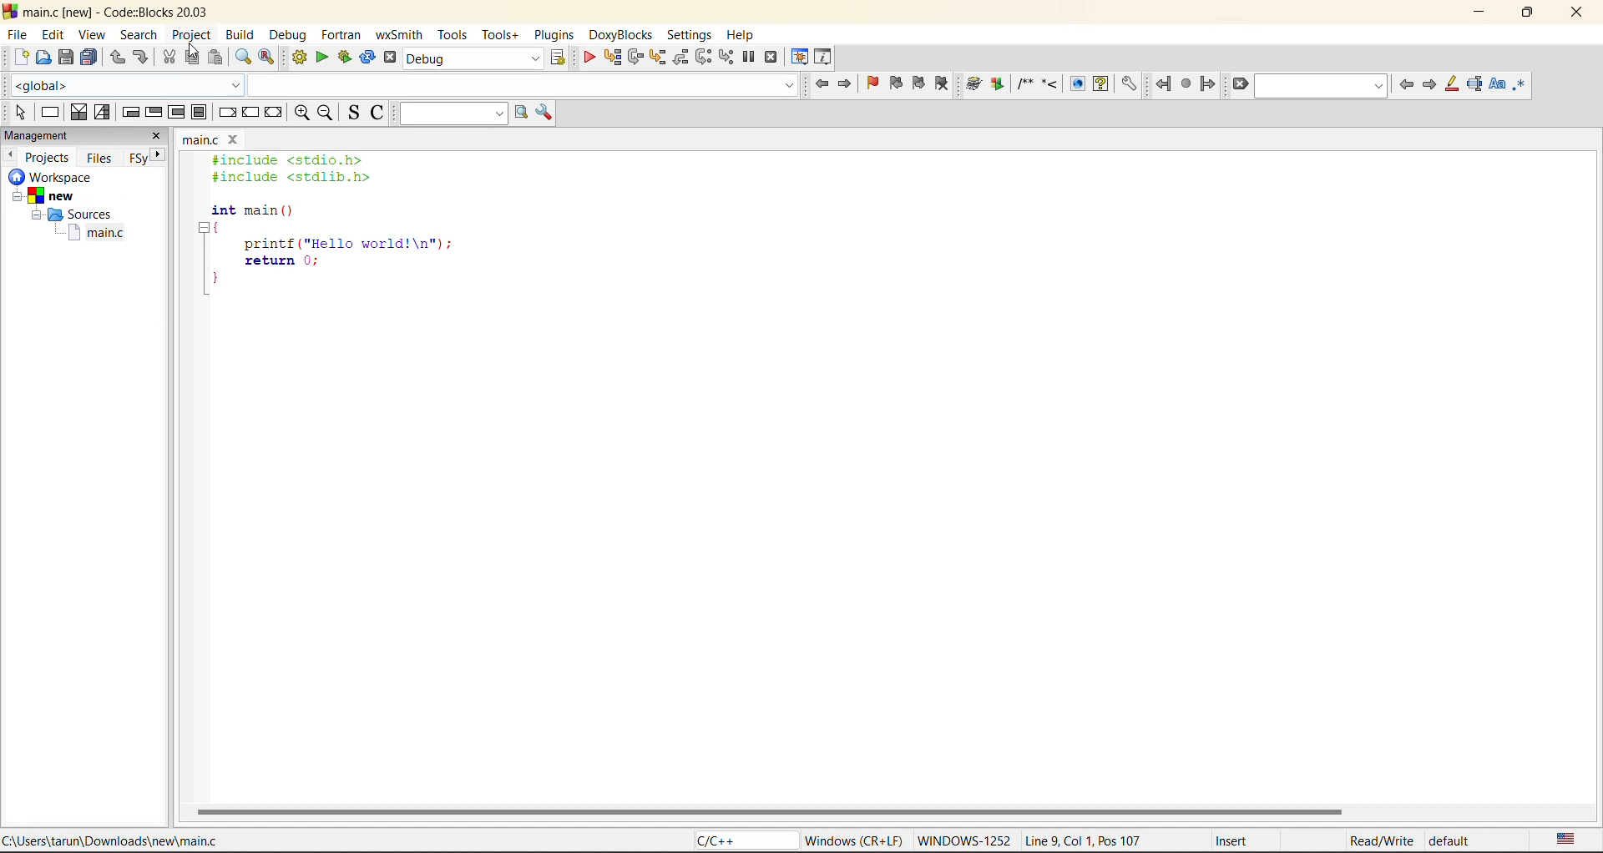  I want to click on various info, so click(825, 55).